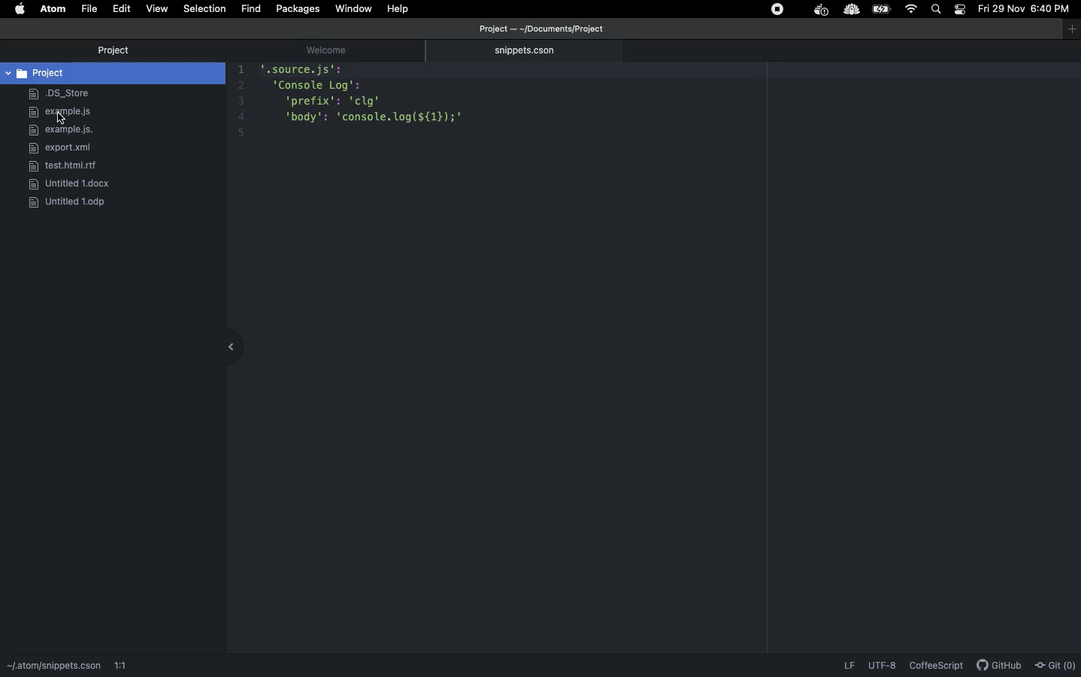  Describe the element at coordinates (300, 11) in the screenshot. I see `Packages` at that location.